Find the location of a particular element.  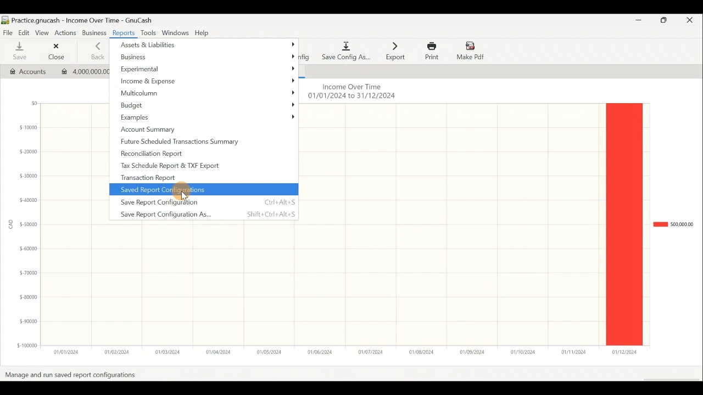

Print is located at coordinates (431, 51).